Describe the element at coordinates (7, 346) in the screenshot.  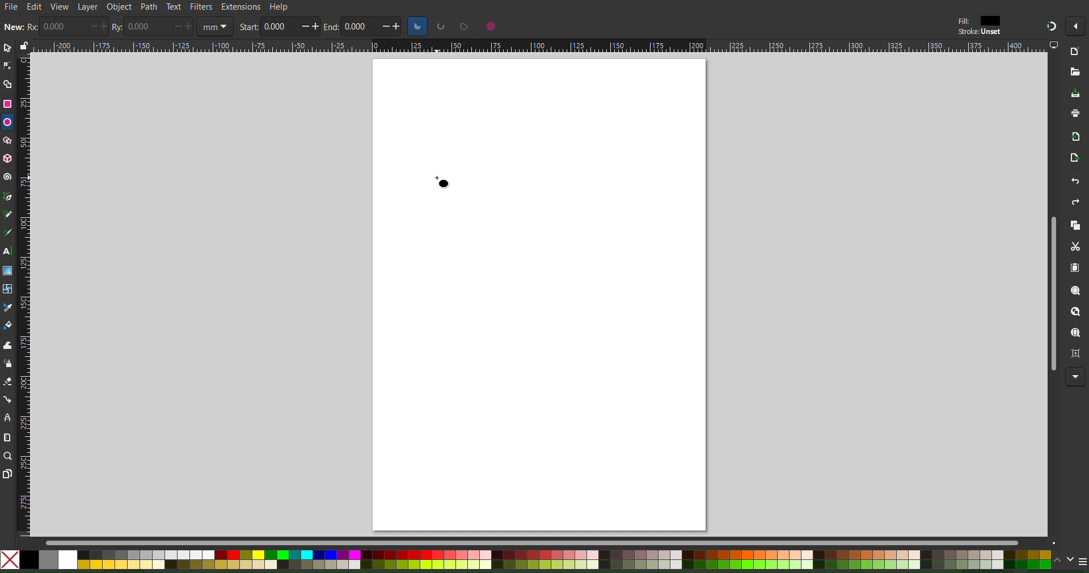
I see `Tweak Tool` at that location.